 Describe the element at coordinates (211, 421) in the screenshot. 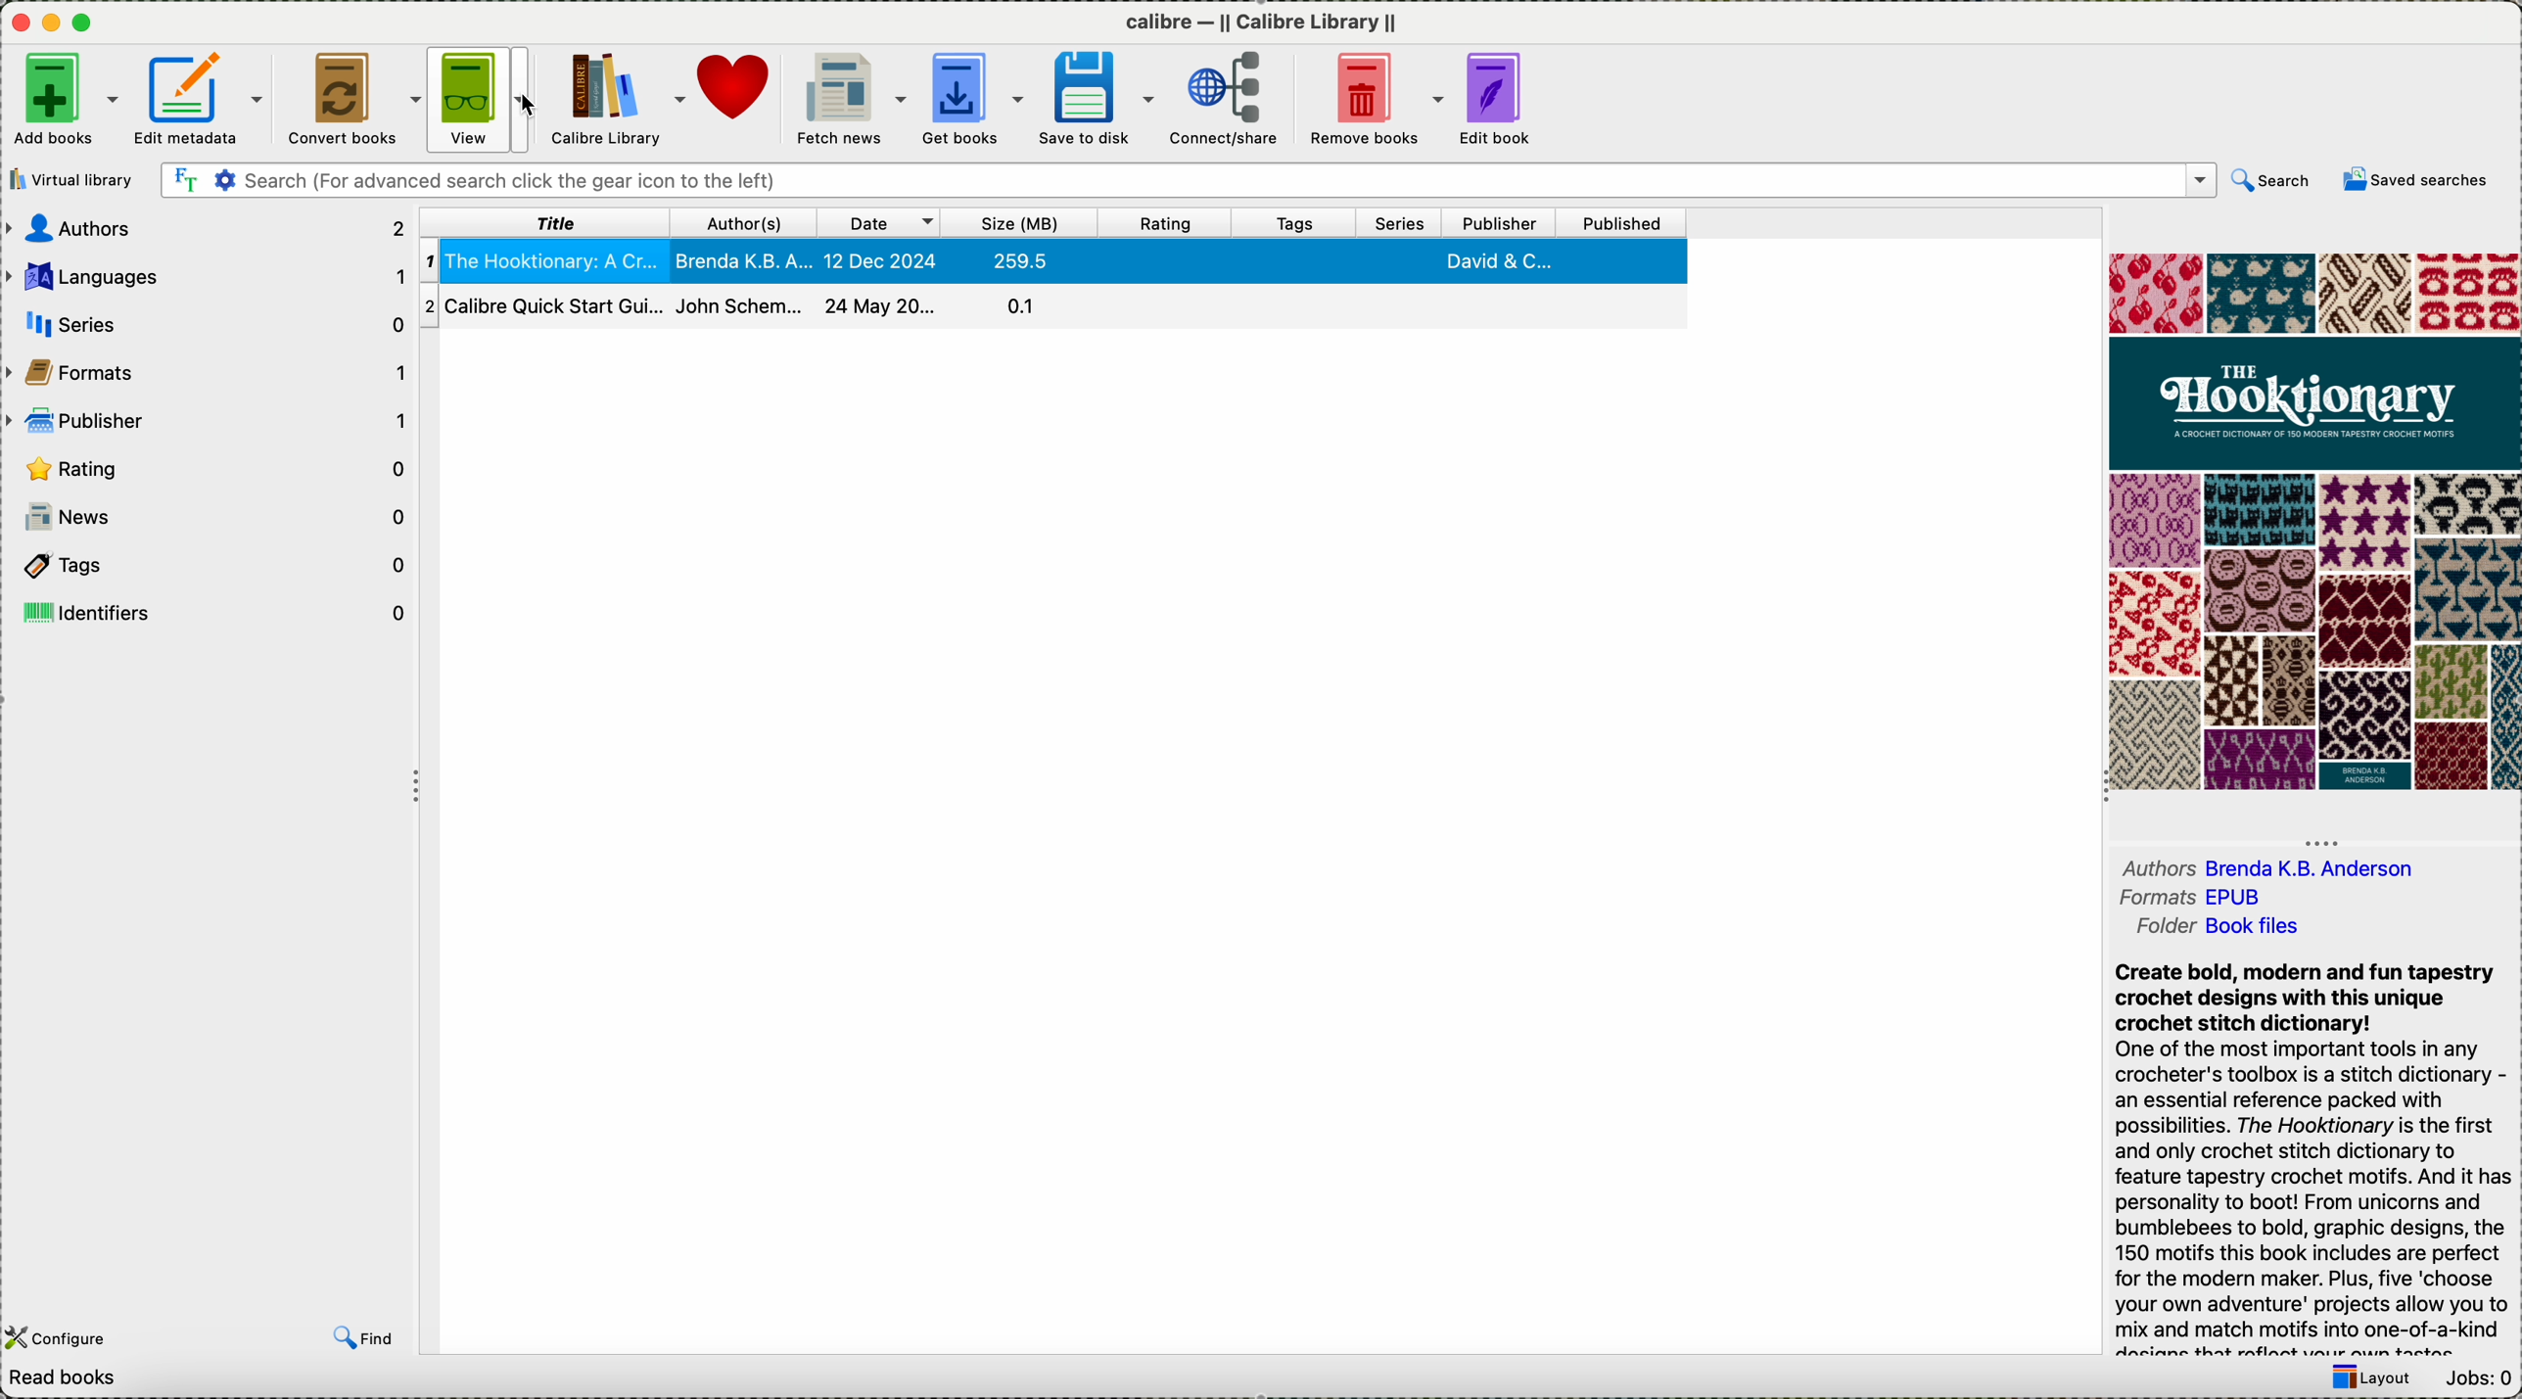

I see `publisher` at that location.